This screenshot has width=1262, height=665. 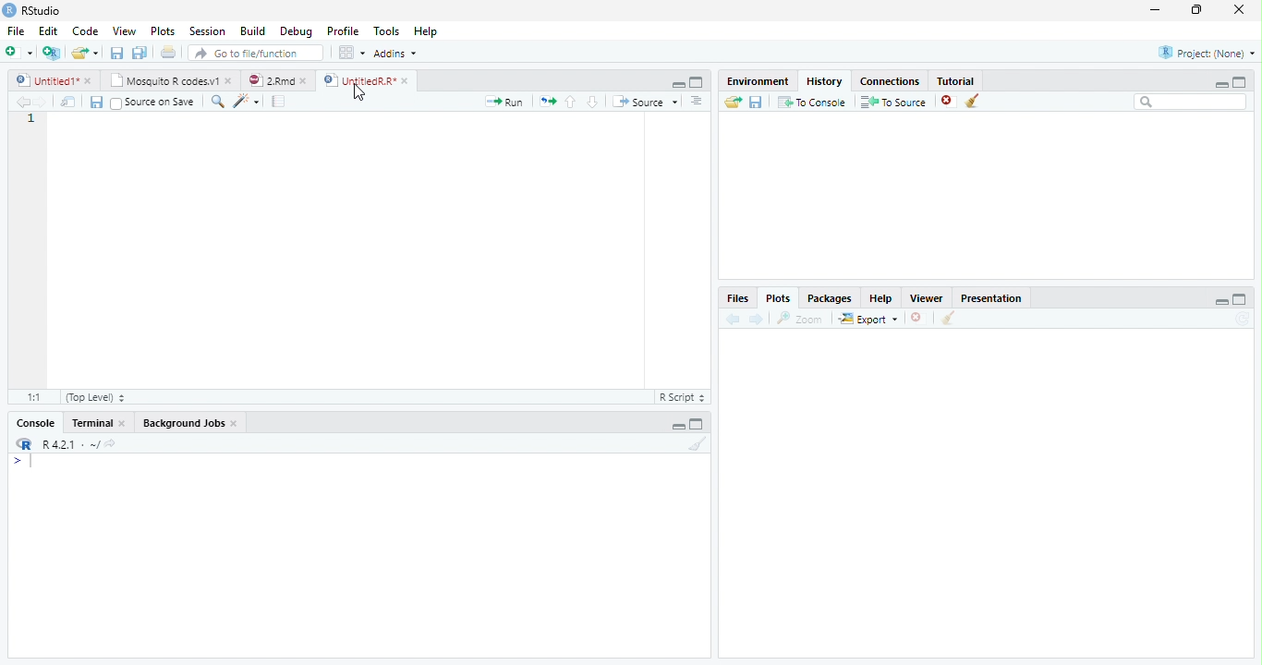 What do you see at coordinates (87, 53) in the screenshot?
I see `Open an existing file` at bounding box center [87, 53].